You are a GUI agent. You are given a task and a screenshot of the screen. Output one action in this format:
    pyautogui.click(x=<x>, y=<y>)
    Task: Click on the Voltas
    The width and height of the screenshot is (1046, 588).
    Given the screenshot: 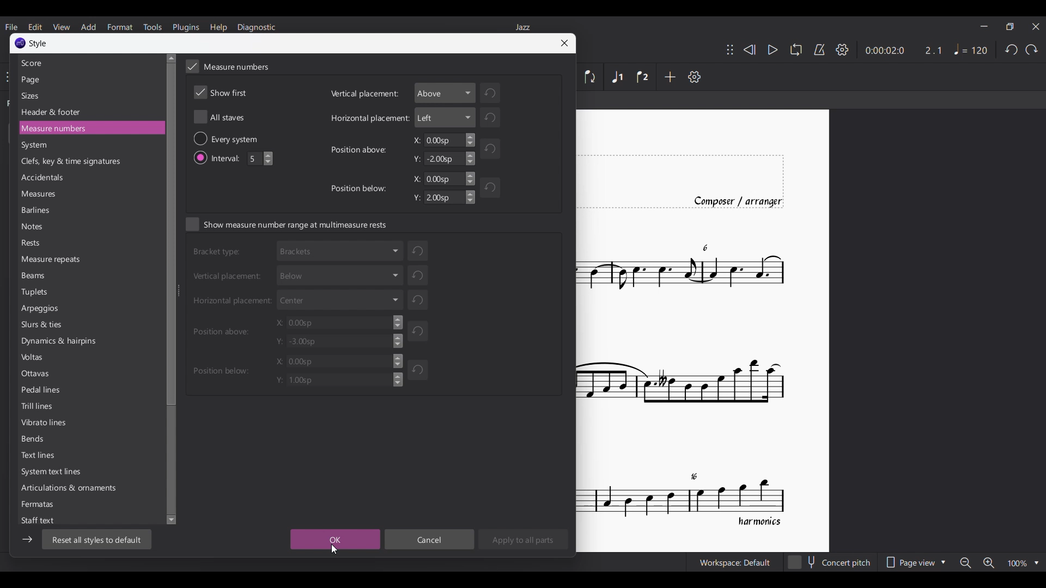 What is the action you would take?
    pyautogui.click(x=33, y=359)
    